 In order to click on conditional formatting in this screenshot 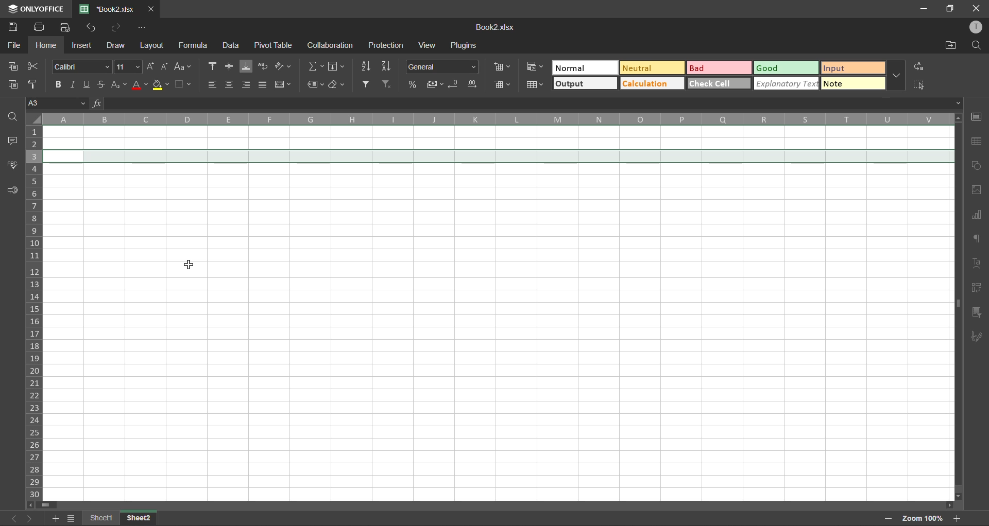, I will do `click(534, 66)`.